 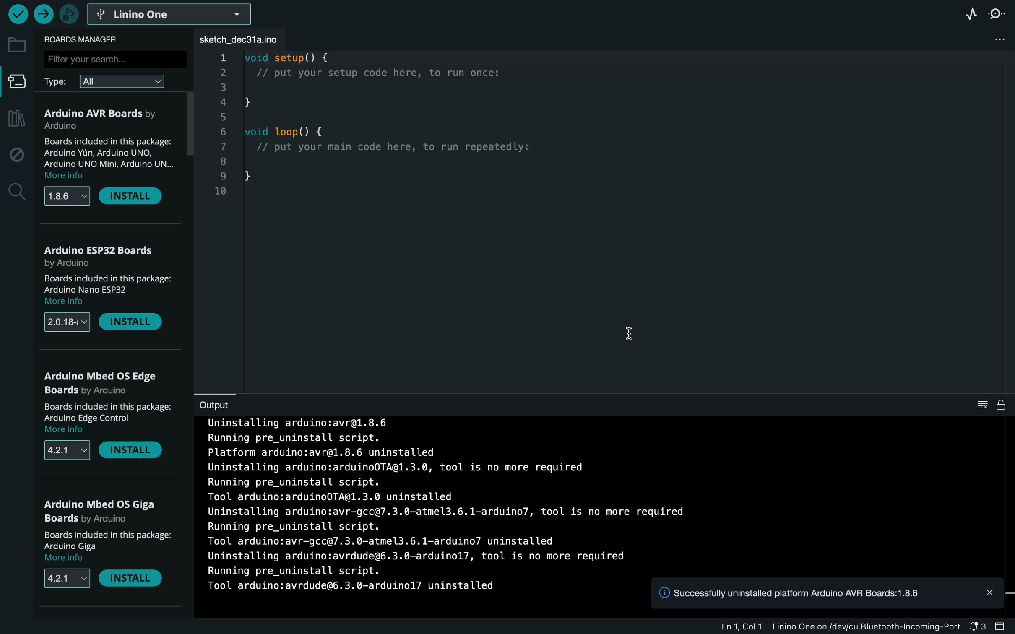 What do you see at coordinates (16, 82) in the screenshot?
I see `board manager` at bounding box center [16, 82].